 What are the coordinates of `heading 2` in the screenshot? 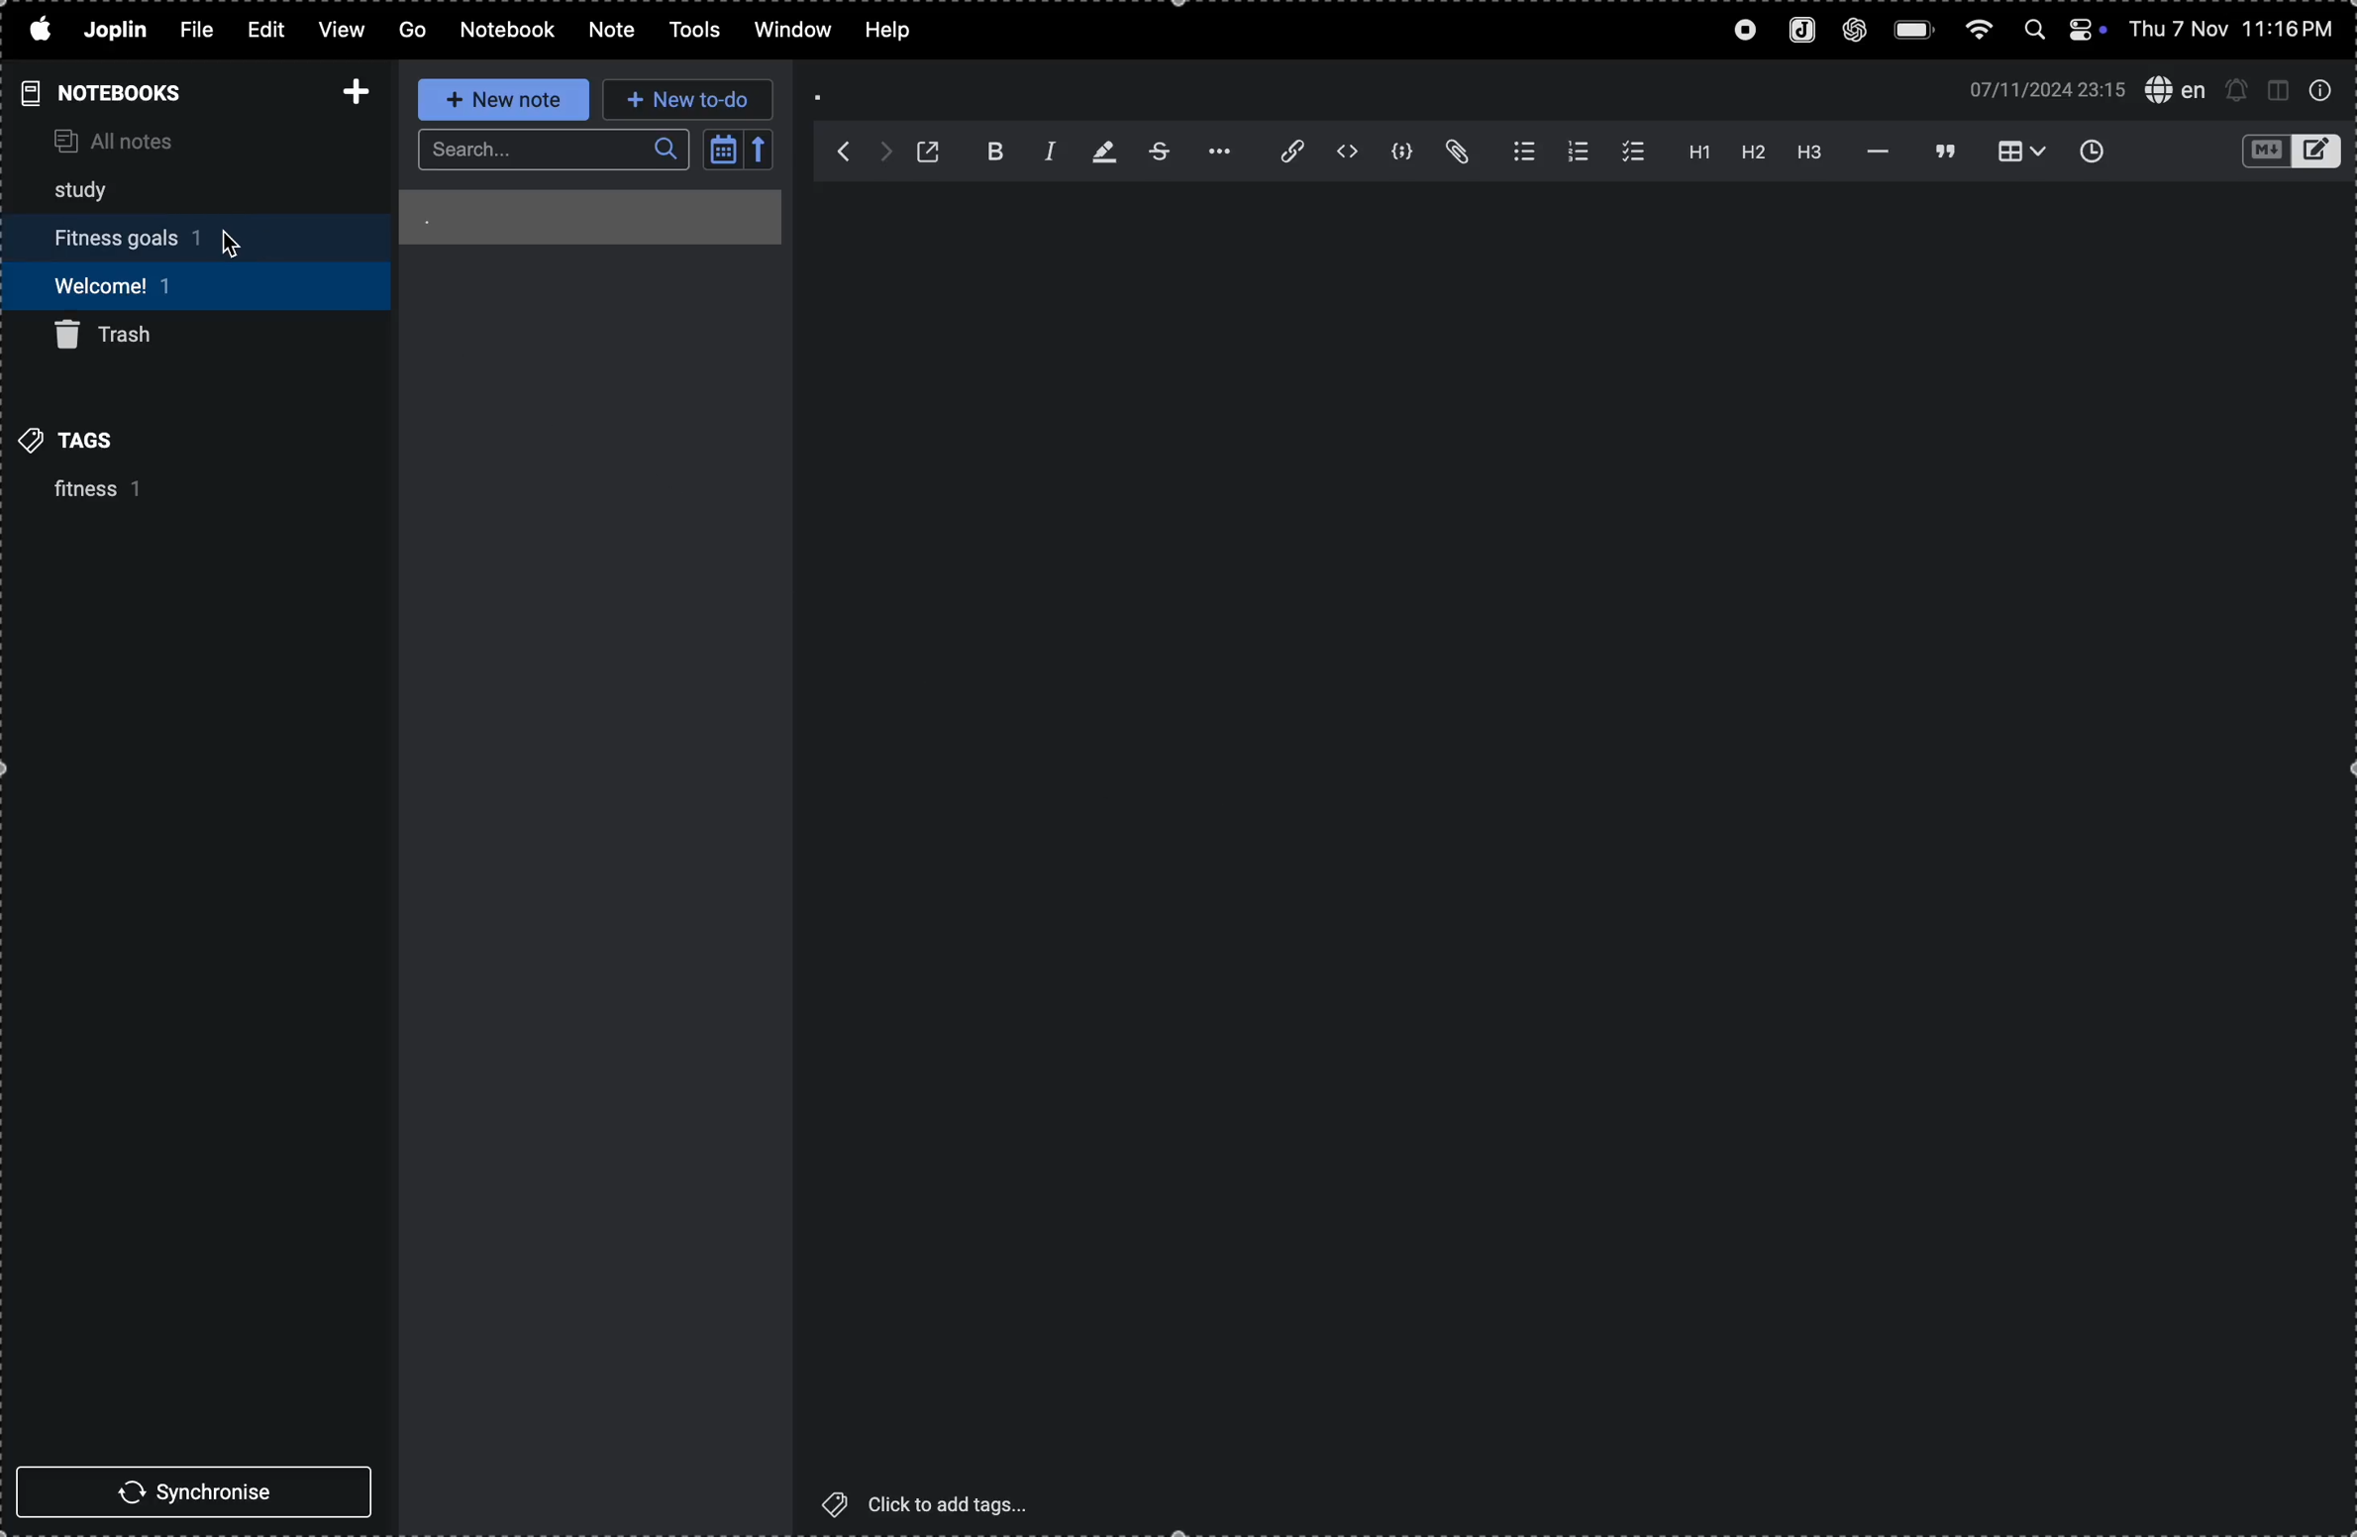 It's located at (1748, 152).